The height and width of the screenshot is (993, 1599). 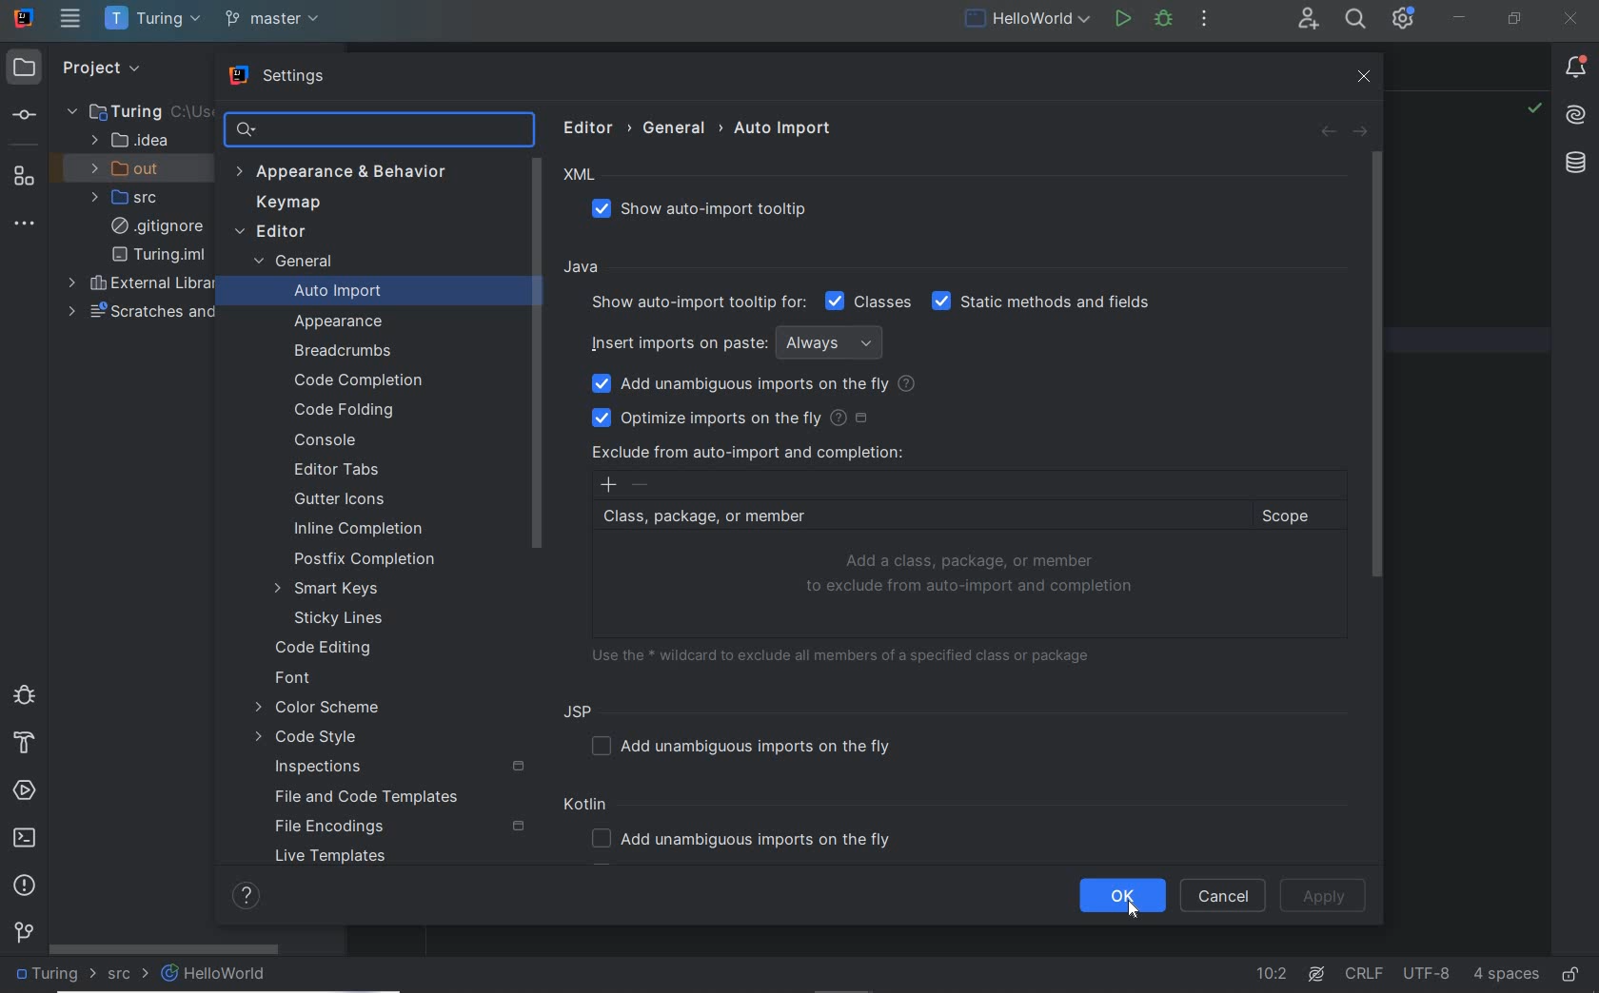 I want to click on GENERAL, so click(x=291, y=263).